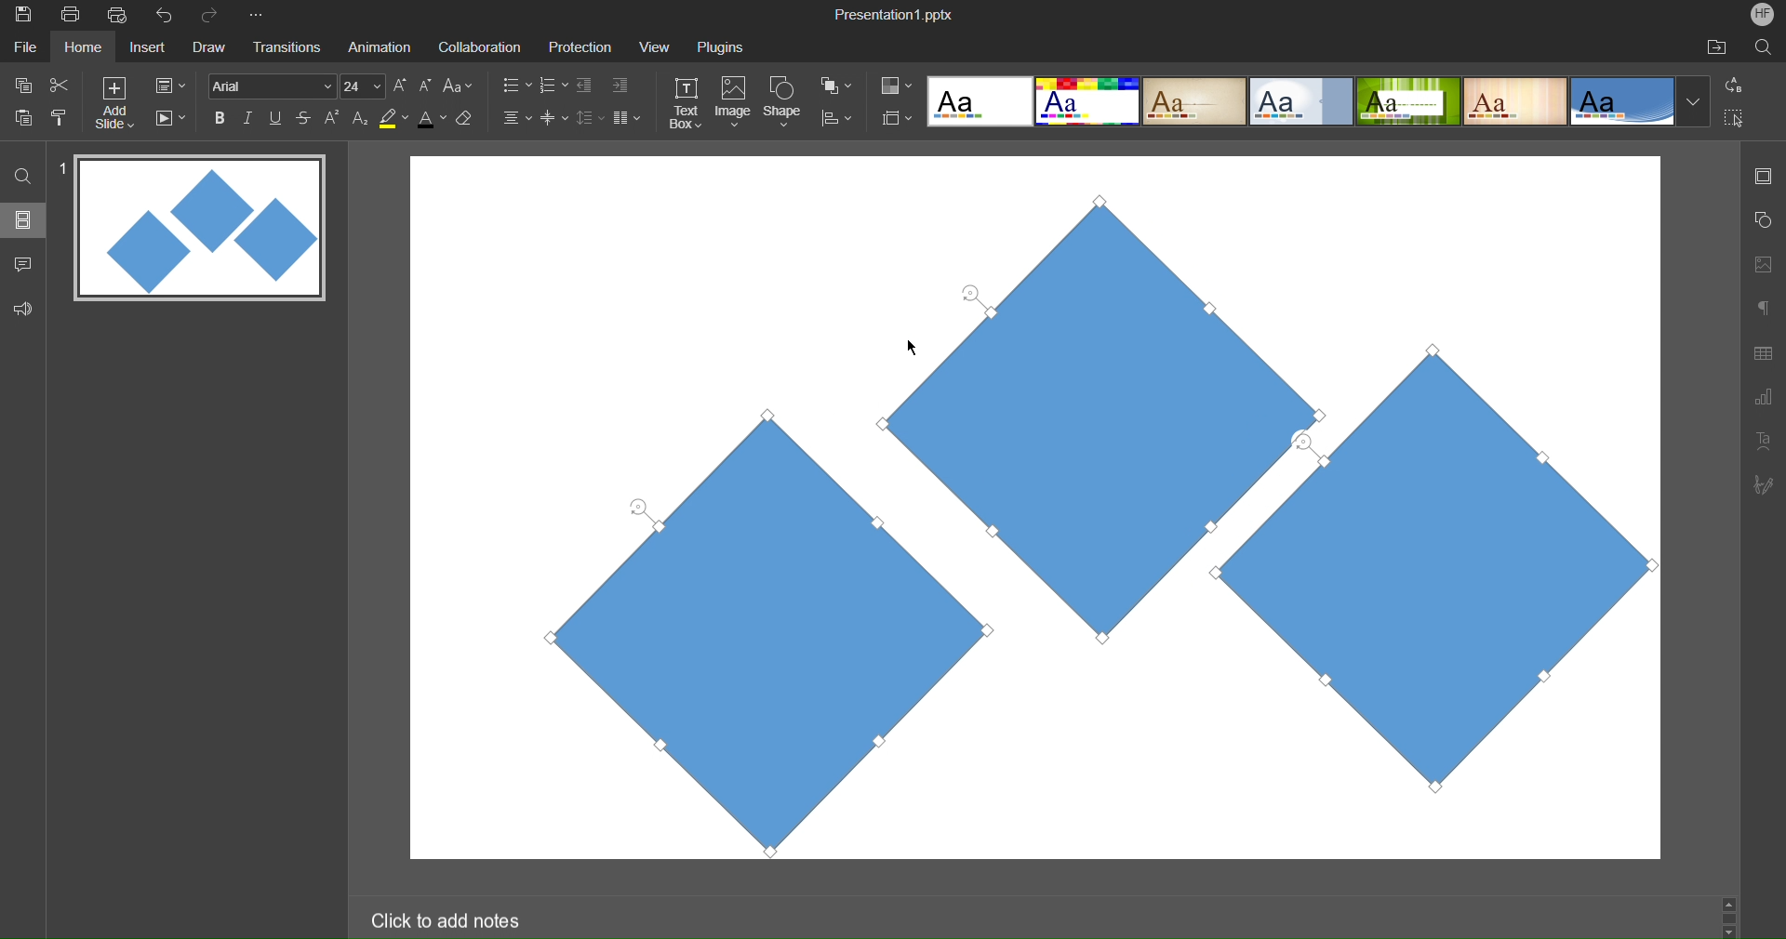 This screenshot has width=1786, height=939. I want to click on Playback, so click(169, 119).